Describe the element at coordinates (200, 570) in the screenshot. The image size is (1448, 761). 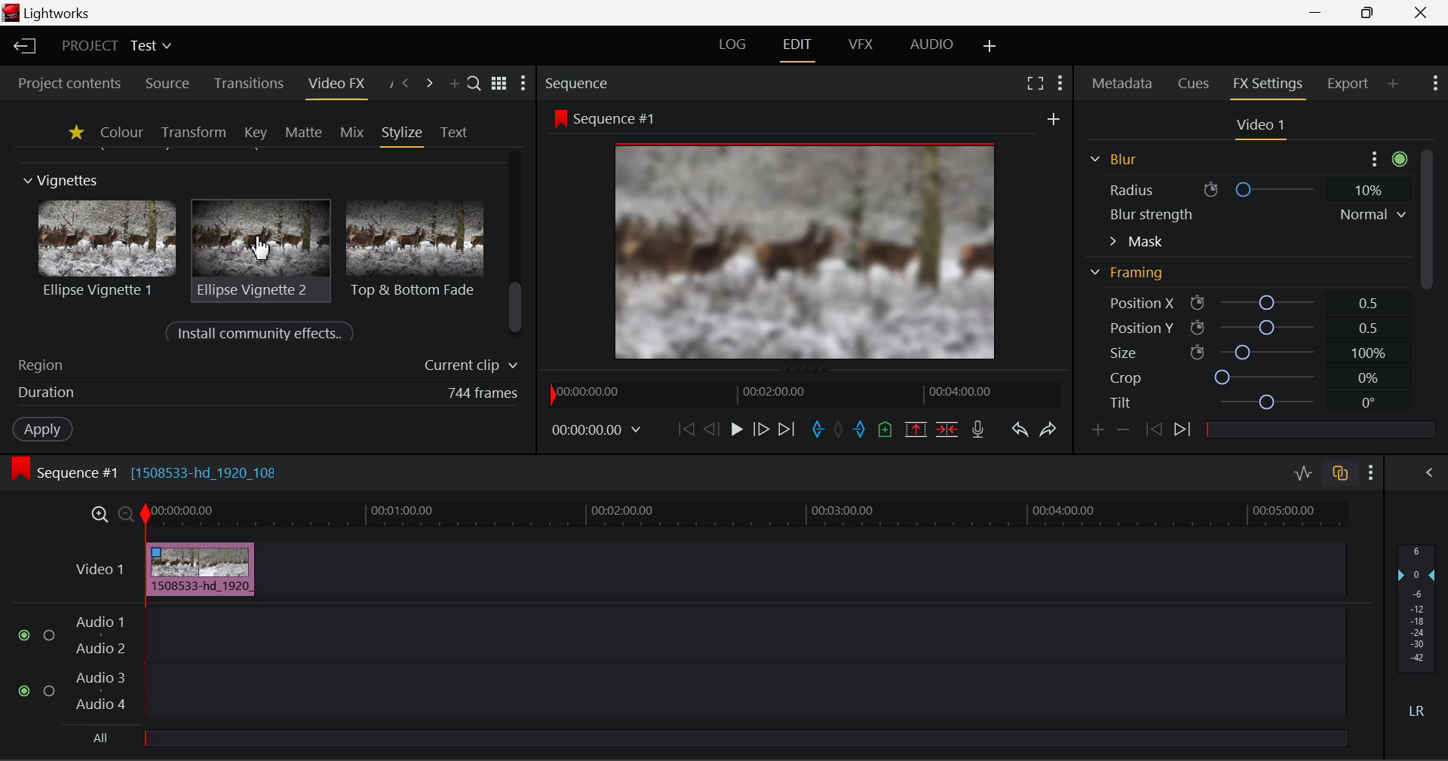
I see `Cursor DRAG_TO Effect on Clip` at that location.